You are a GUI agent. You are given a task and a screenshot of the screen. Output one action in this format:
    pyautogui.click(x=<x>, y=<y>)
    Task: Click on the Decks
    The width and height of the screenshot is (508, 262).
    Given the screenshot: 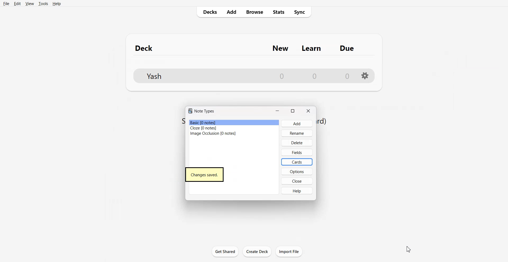 What is the action you would take?
    pyautogui.click(x=208, y=12)
    